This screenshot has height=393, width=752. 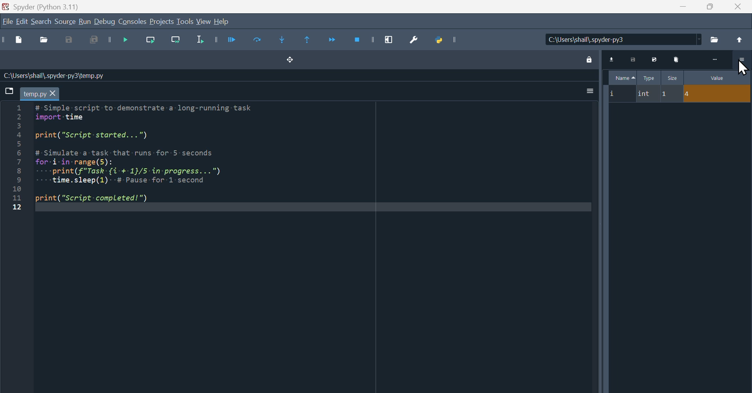 What do you see at coordinates (291, 60) in the screenshot?
I see `Drag handle` at bounding box center [291, 60].